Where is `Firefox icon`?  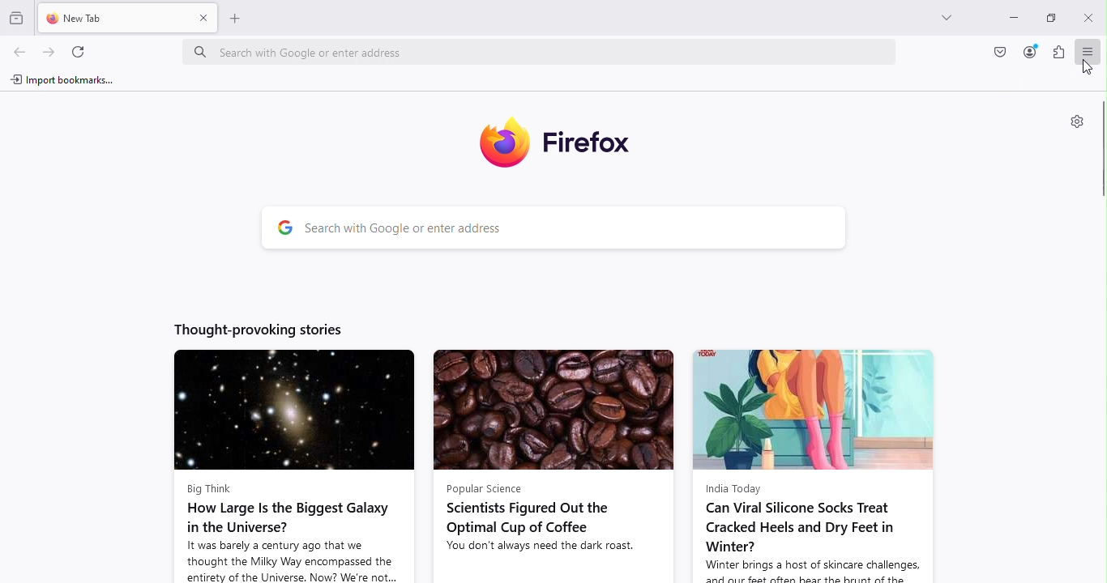
Firefox icon is located at coordinates (560, 140).